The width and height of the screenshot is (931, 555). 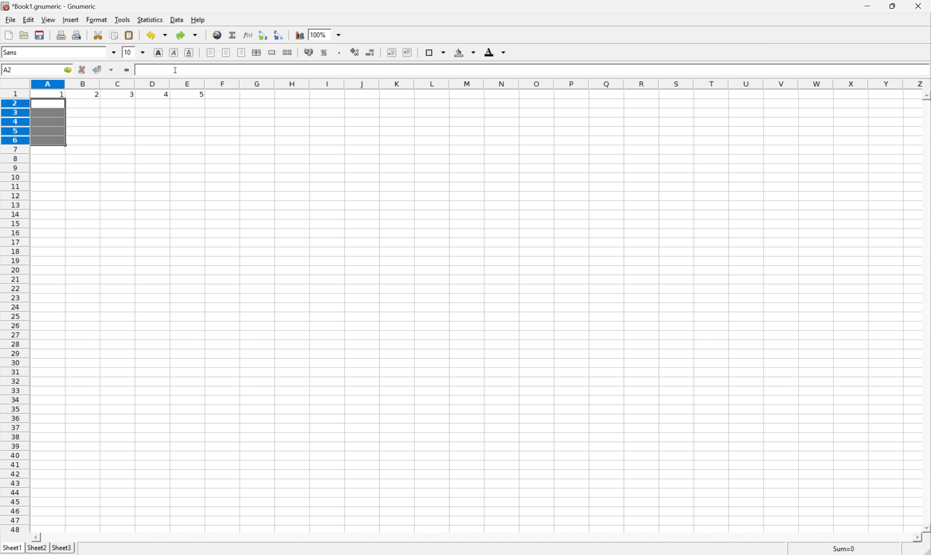 What do you see at coordinates (925, 525) in the screenshot?
I see `scroll down` at bounding box center [925, 525].